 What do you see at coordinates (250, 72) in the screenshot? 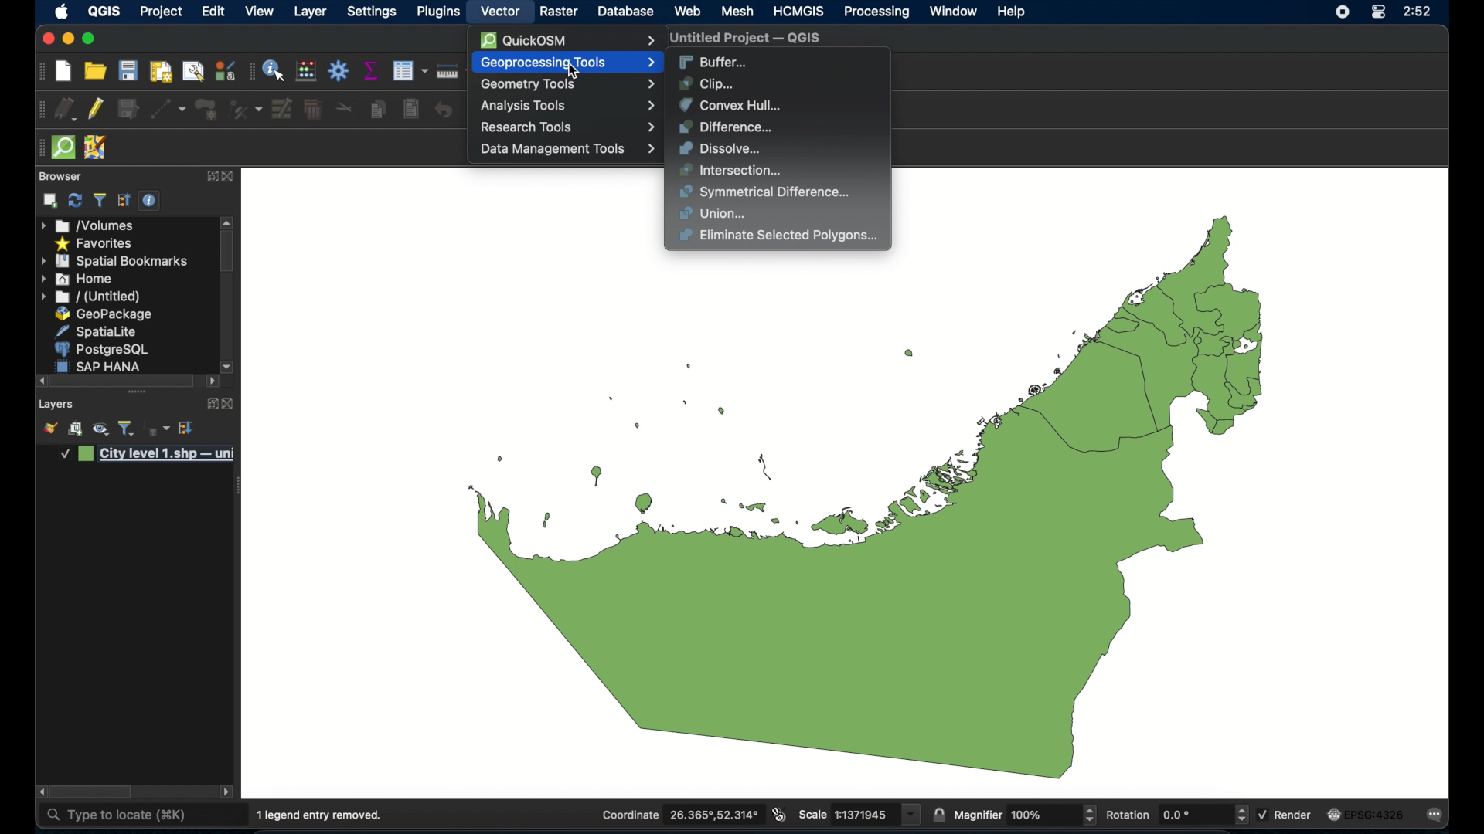
I see `attribute table` at bounding box center [250, 72].